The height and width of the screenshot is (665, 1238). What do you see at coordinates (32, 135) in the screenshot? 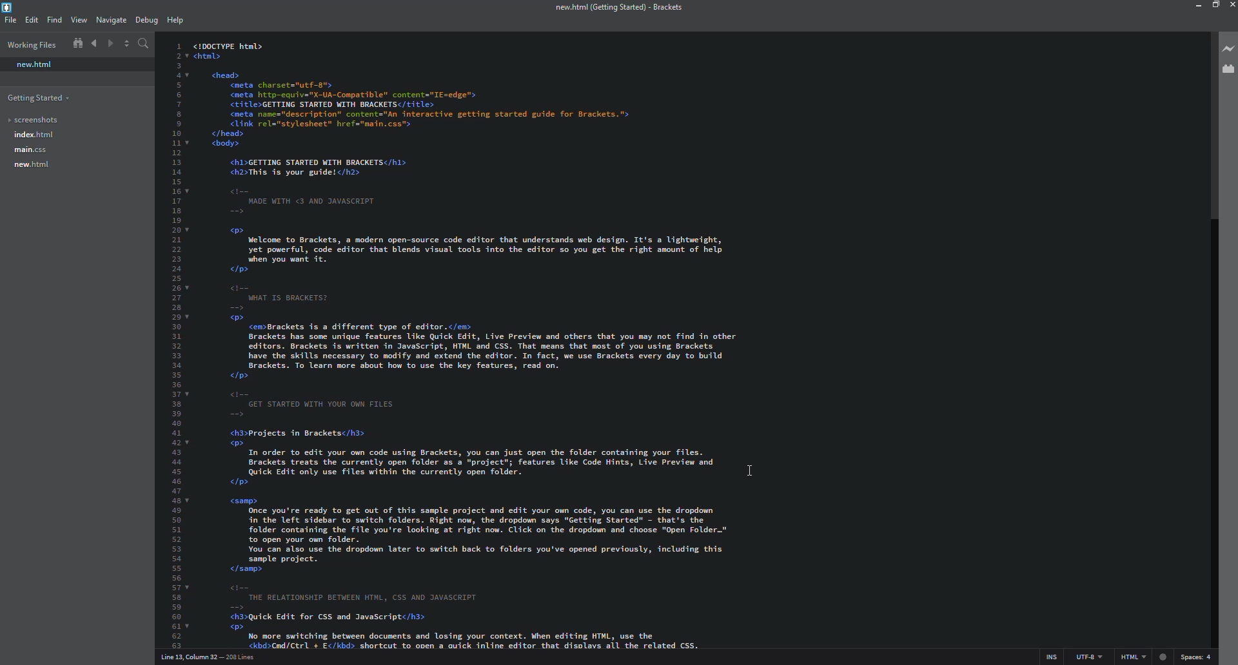
I see `index` at bounding box center [32, 135].